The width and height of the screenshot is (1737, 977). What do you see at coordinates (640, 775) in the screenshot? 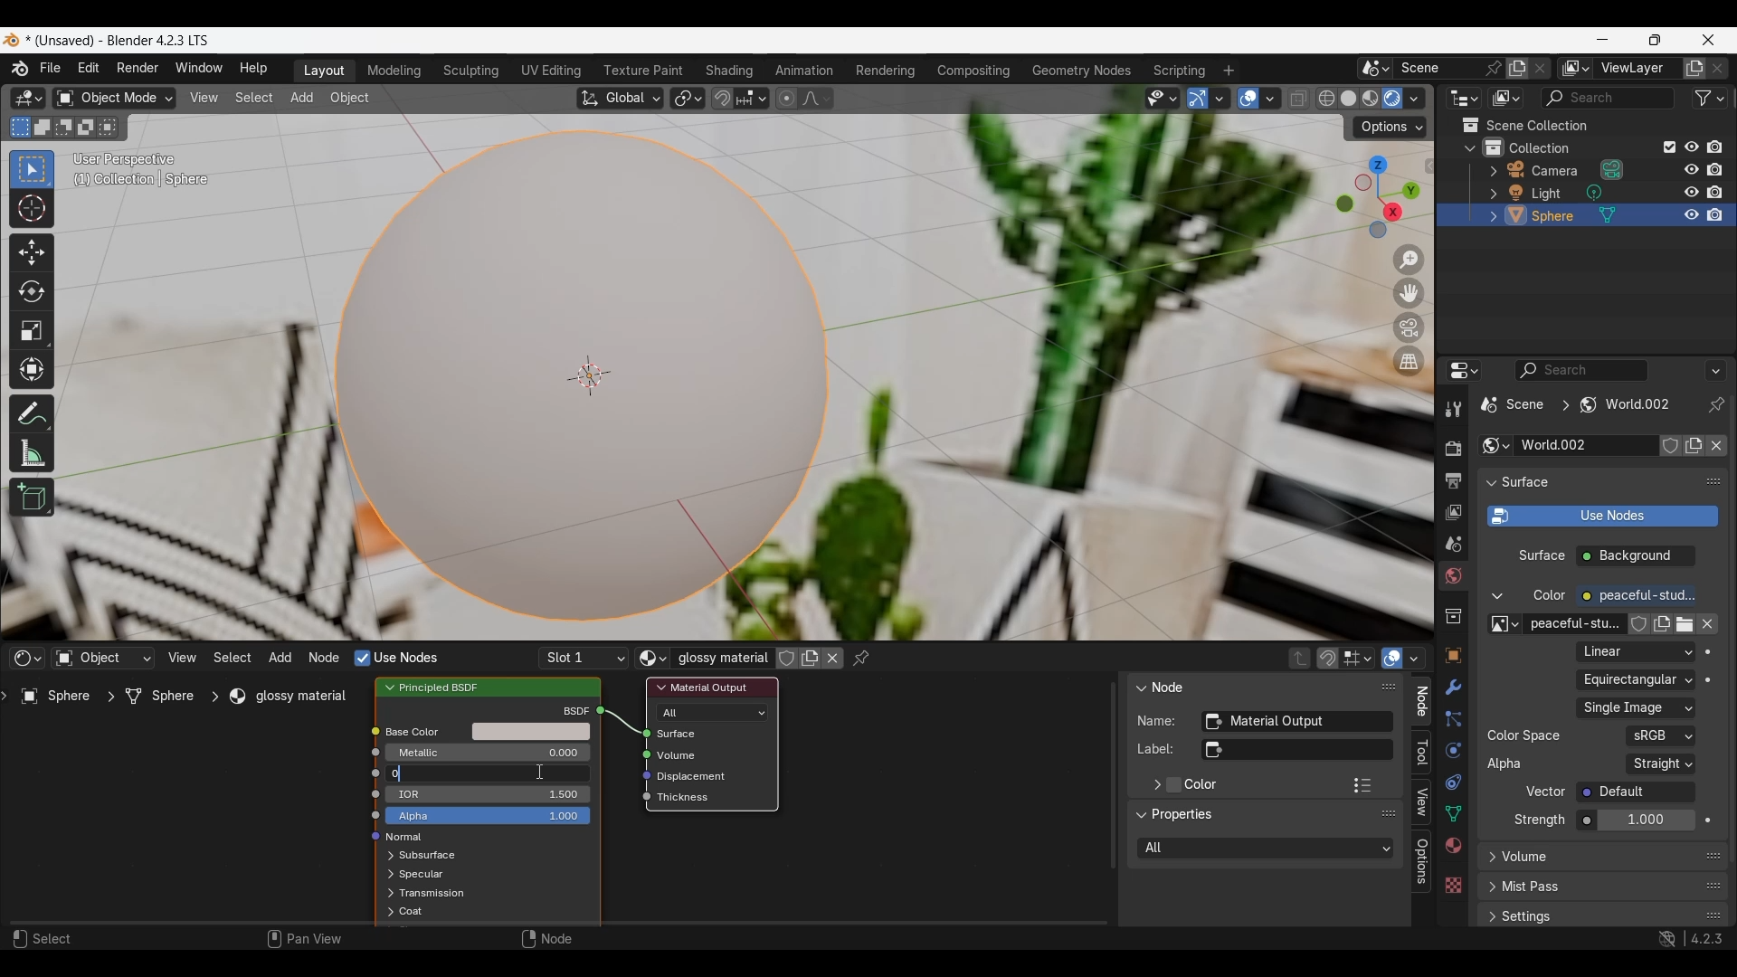
I see `icon` at bounding box center [640, 775].